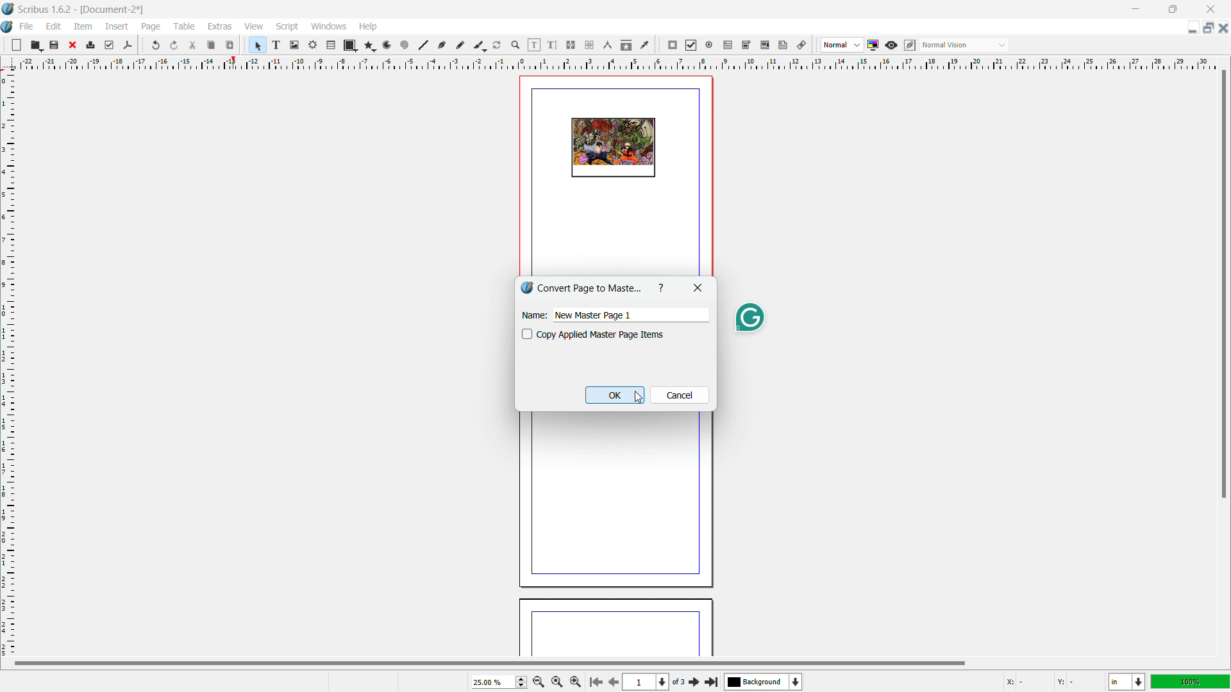 The image size is (1231, 692). What do you see at coordinates (351, 45) in the screenshot?
I see `shape` at bounding box center [351, 45].